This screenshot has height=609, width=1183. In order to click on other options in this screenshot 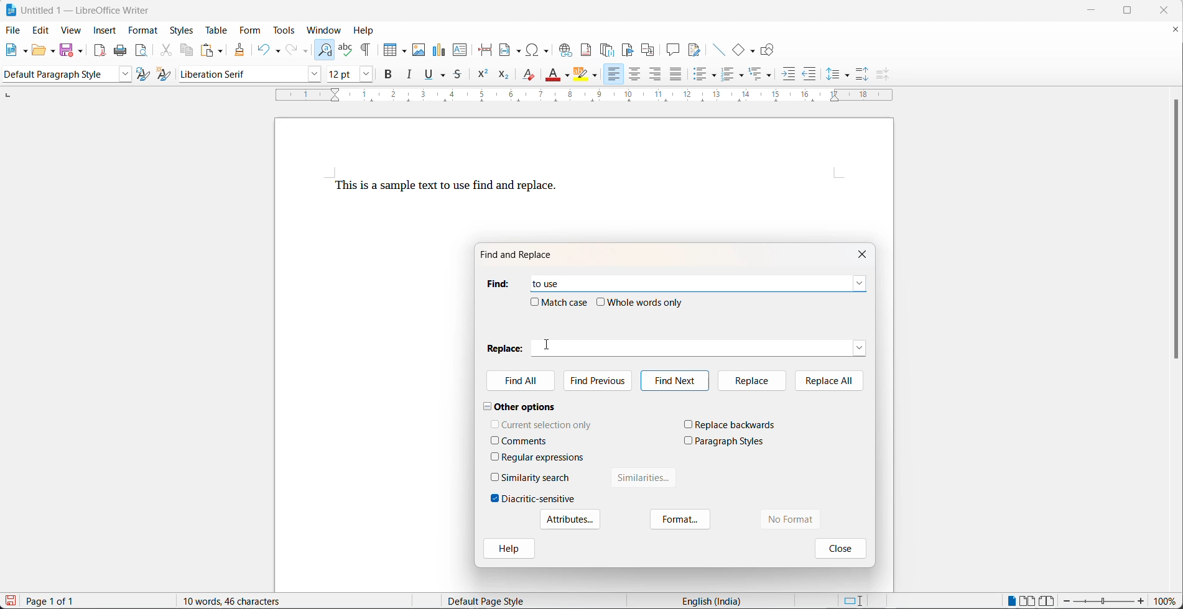, I will do `click(520, 406)`.